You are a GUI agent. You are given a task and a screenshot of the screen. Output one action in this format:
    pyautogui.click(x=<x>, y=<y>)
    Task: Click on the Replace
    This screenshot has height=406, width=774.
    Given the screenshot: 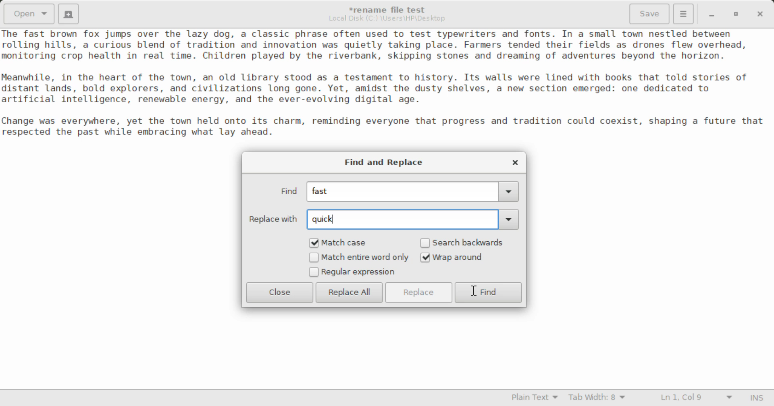 What is the action you would take?
    pyautogui.click(x=420, y=292)
    